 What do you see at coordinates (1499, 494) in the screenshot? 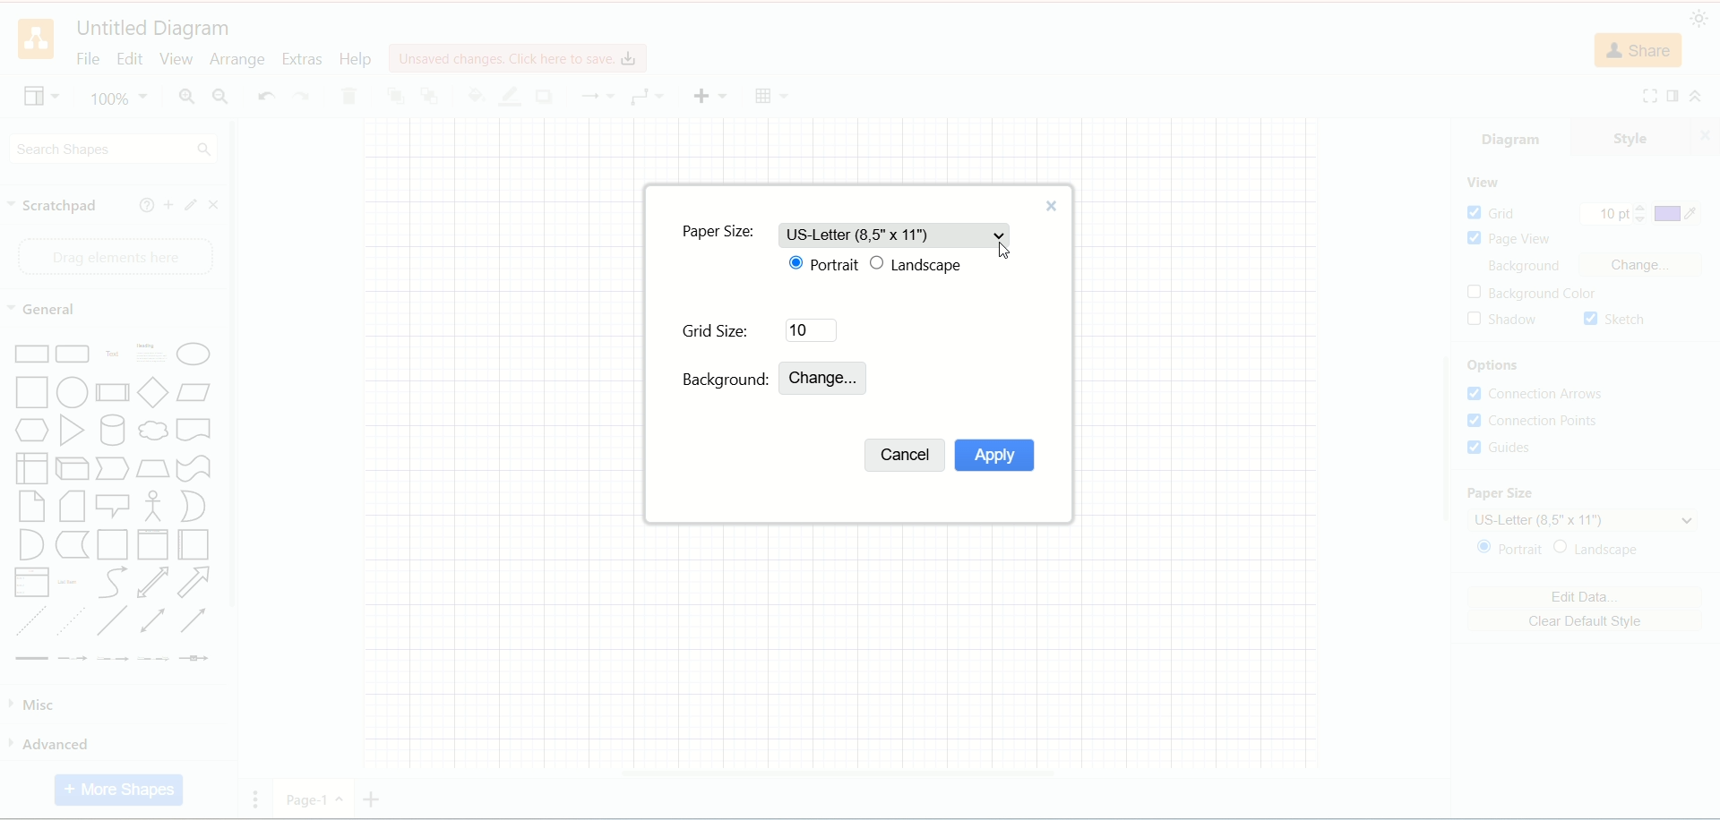
I see `paper size` at bounding box center [1499, 494].